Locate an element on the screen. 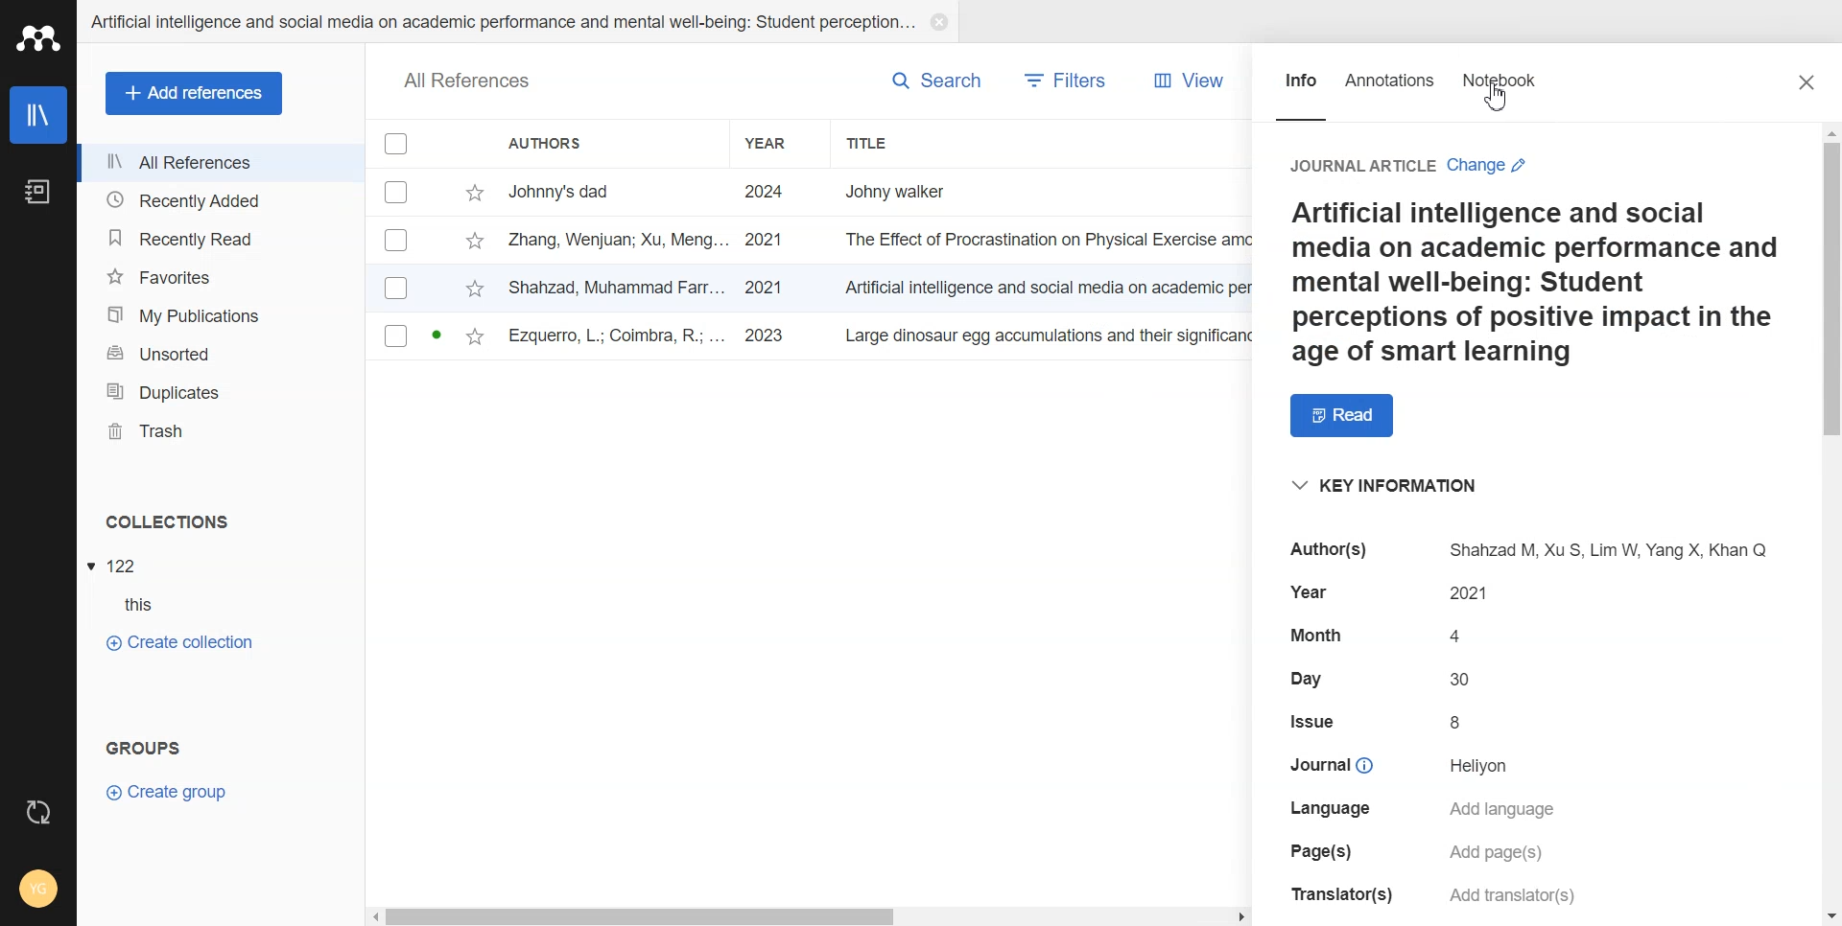 Image resolution: width=1842 pixels, height=926 pixels. 2021 is located at coordinates (765, 241).